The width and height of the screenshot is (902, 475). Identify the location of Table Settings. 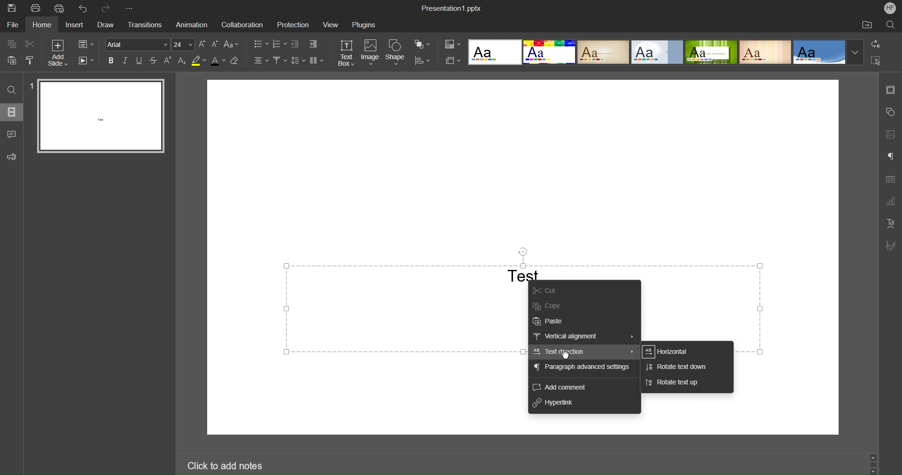
(890, 180).